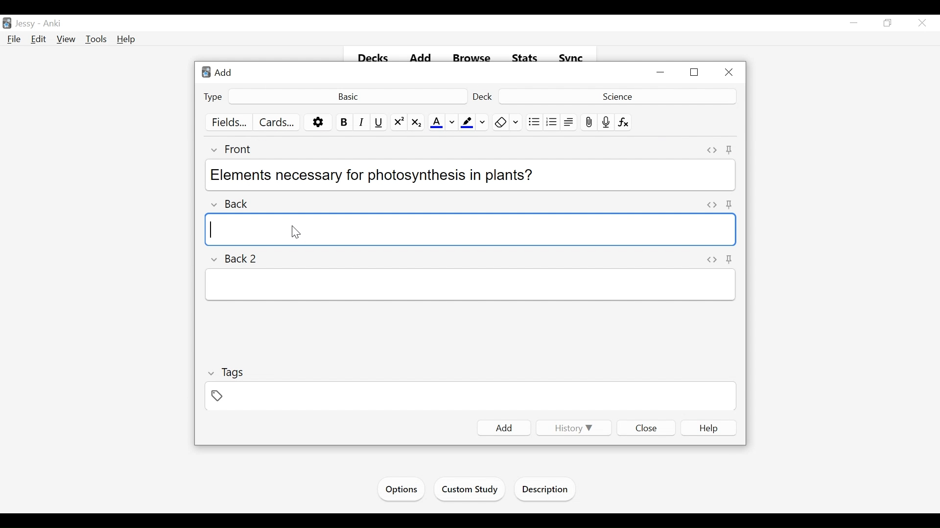  I want to click on Toggle Sticky, so click(730, 259).